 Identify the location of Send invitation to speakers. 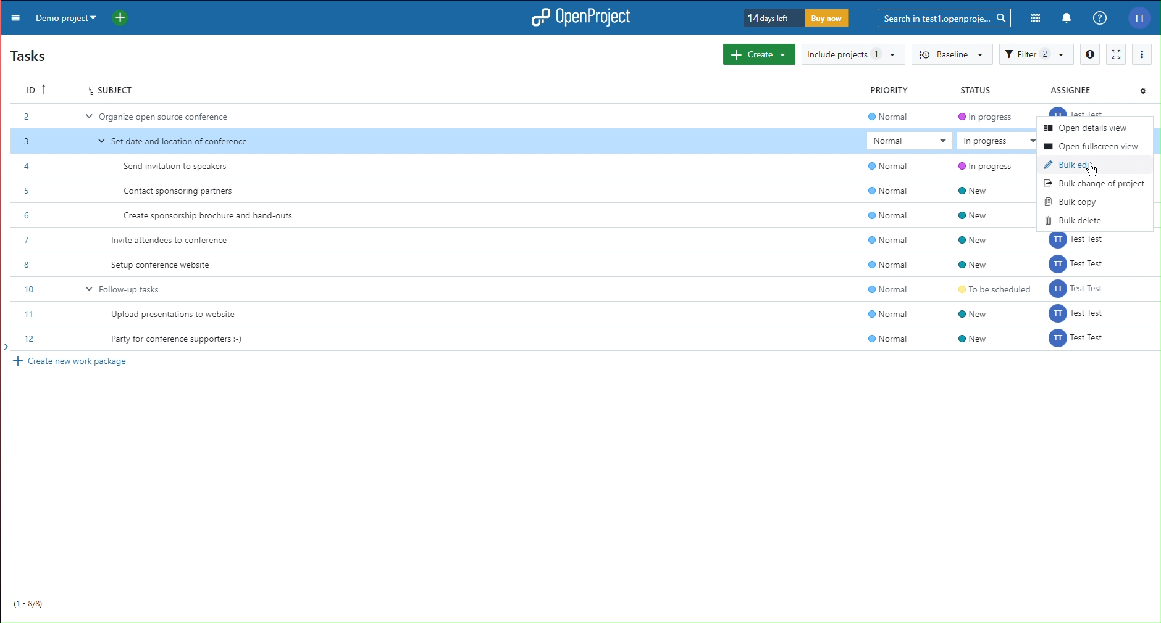
(181, 167).